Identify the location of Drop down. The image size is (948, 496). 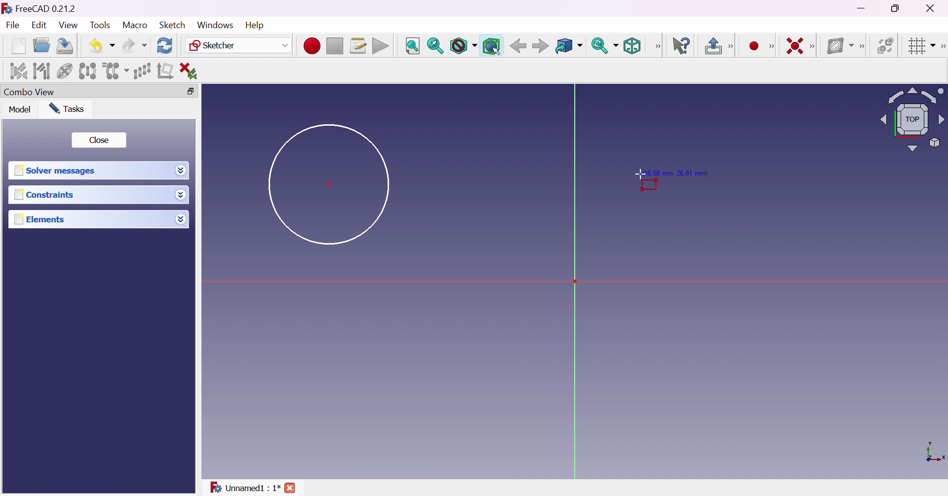
(181, 219).